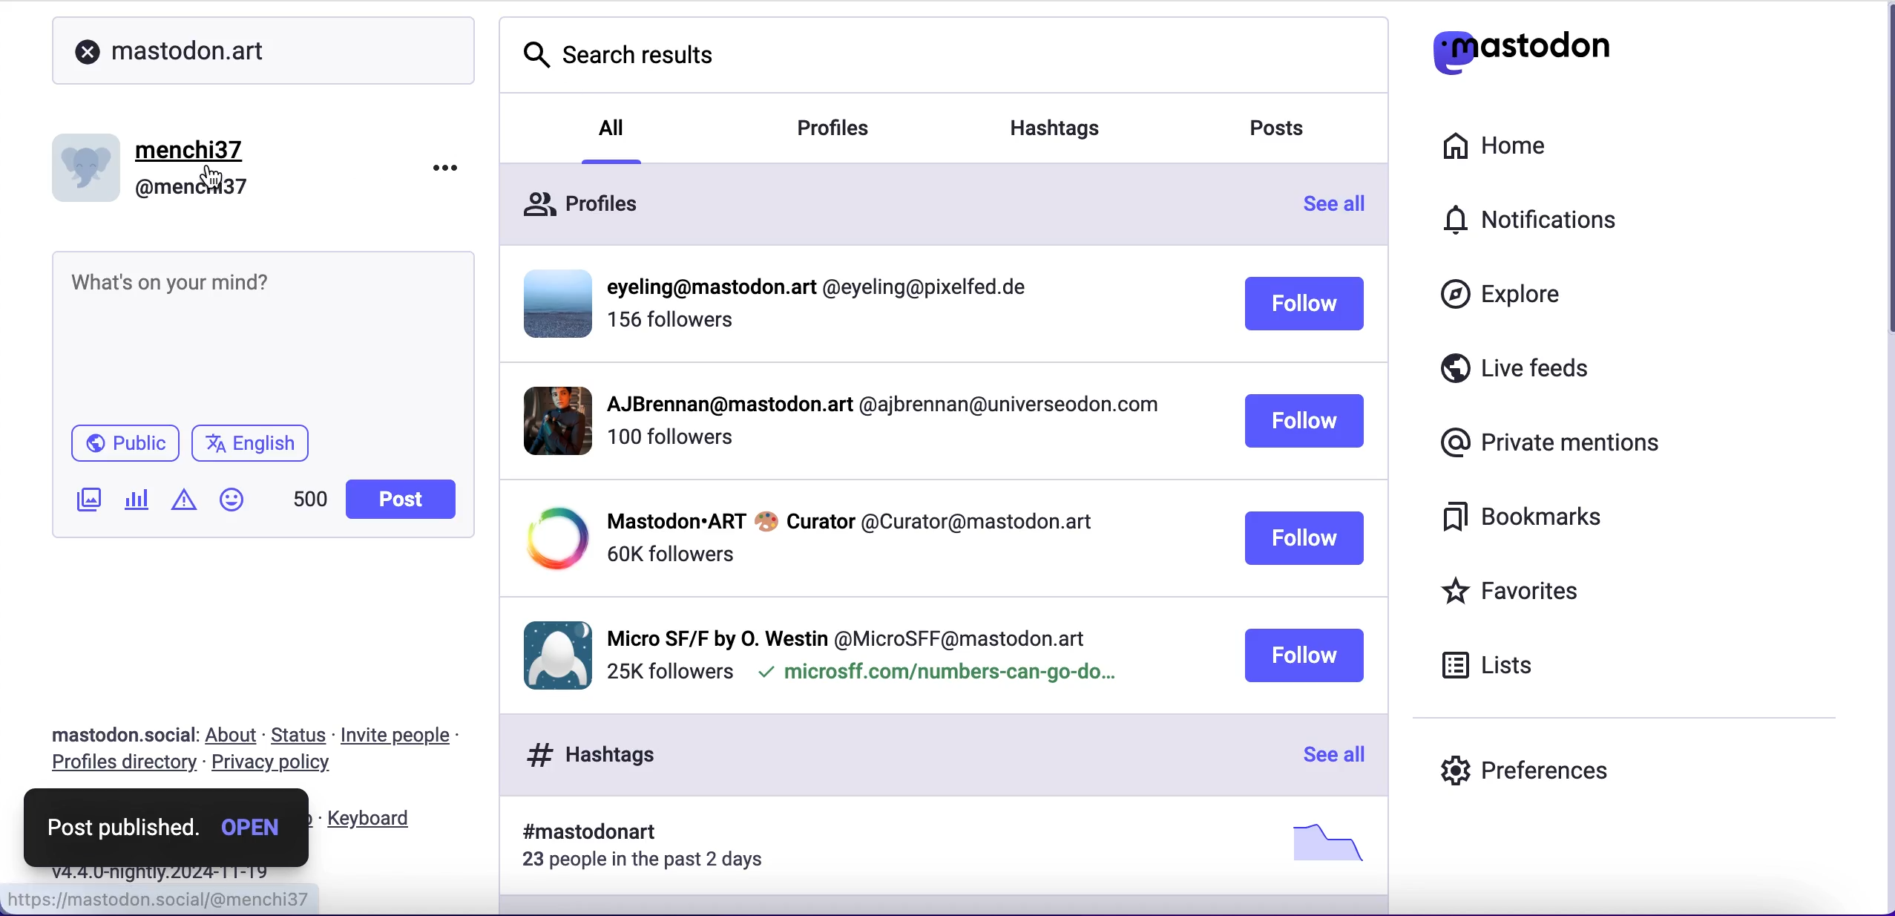 This screenshot has width=1895, height=916. Describe the element at coordinates (683, 440) in the screenshot. I see `followers` at that location.